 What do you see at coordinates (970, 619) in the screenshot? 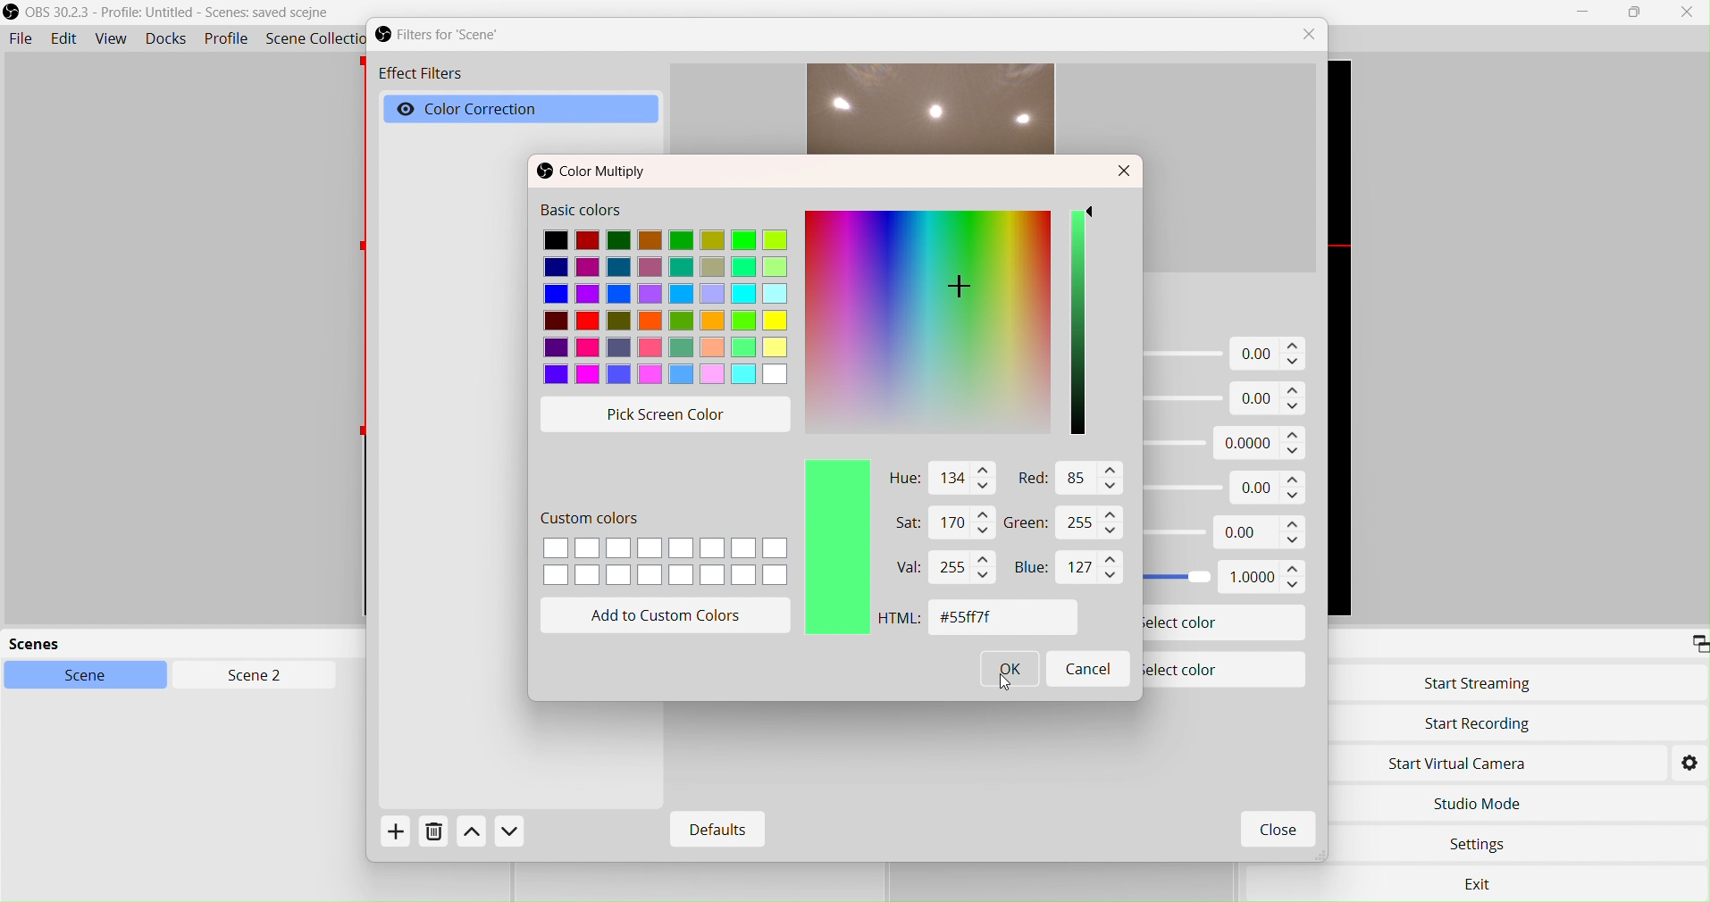
I see `HTML: #55ff7f` at bounding box center [970, 619].